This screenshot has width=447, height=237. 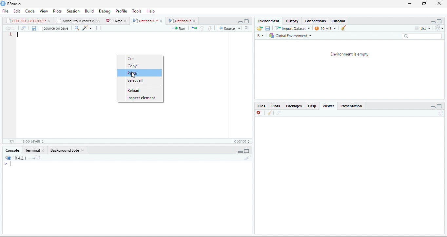 I want to click on Debug, so click(x=104, y=11).